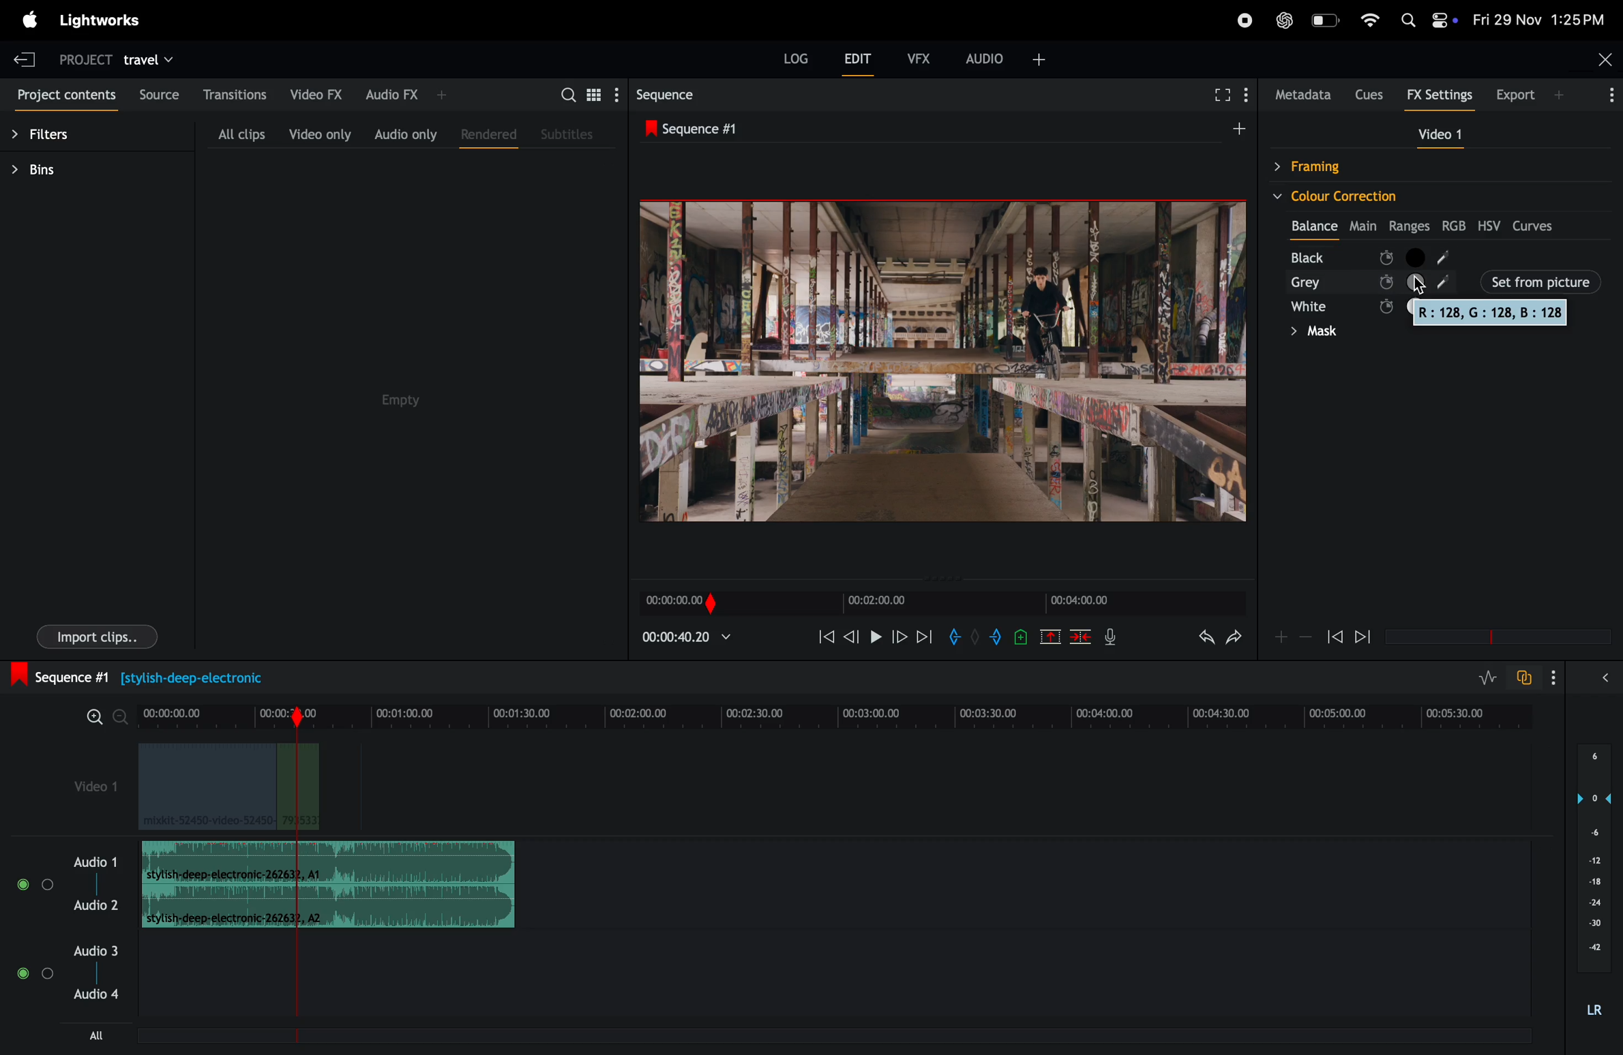 This screenshot has width=1623, height=1055. What do you see at coordinates (1335, 637) in the screenshot?
I see `rewind` at bounding box center [1335, 637].